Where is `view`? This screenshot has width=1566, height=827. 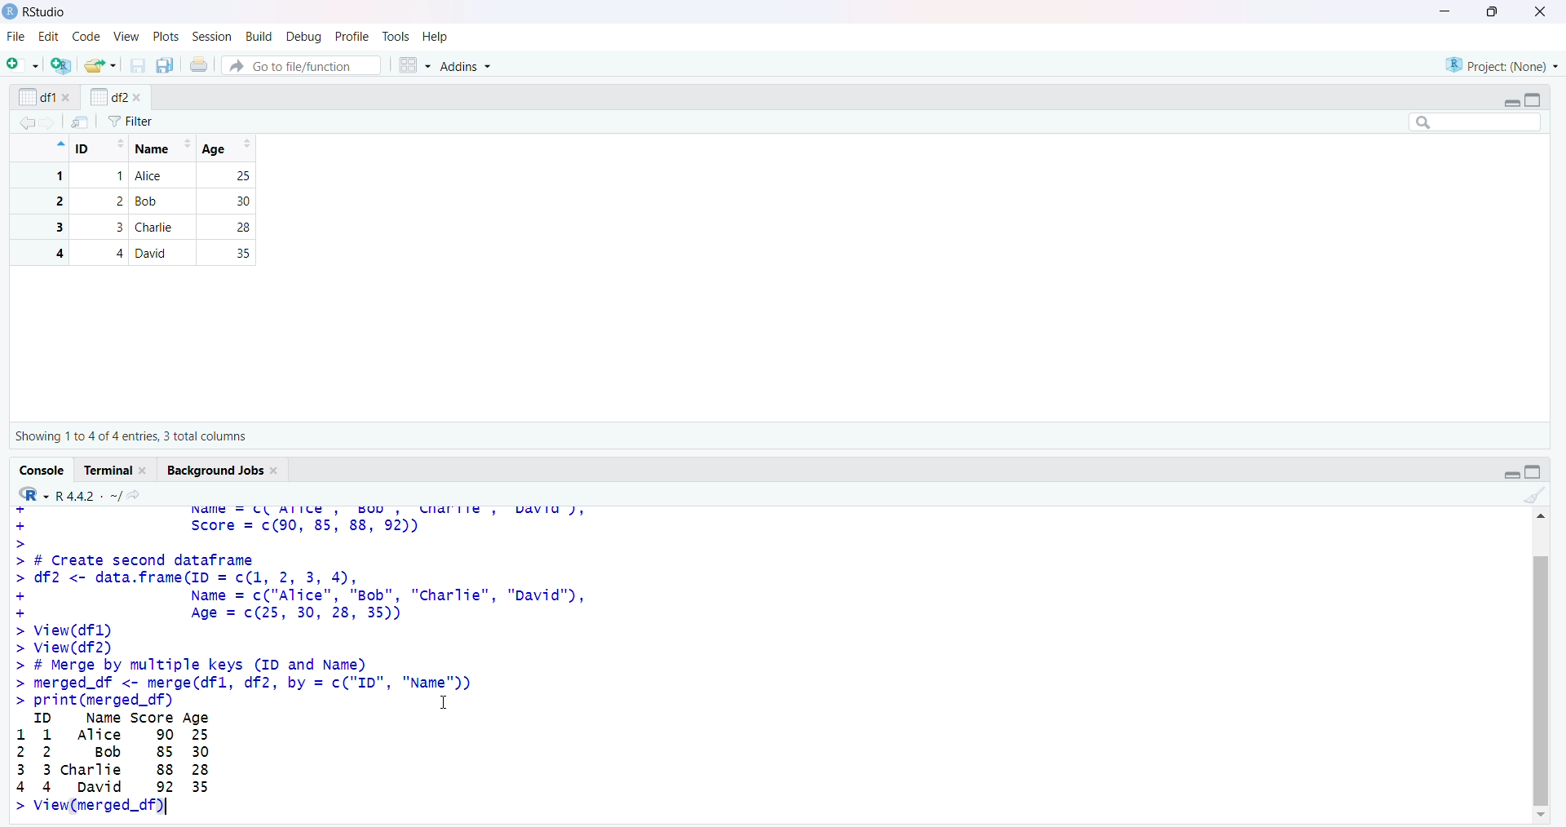
view is located at coordinates (127, 38).